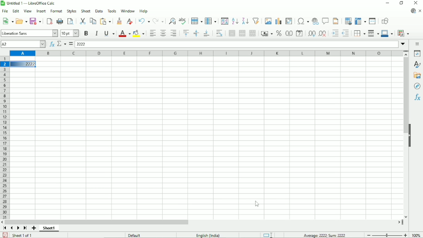  What do you see at coordinates (171, 21) in the screenshot?
I see `Find and replace` at bounding box center [171, 21].